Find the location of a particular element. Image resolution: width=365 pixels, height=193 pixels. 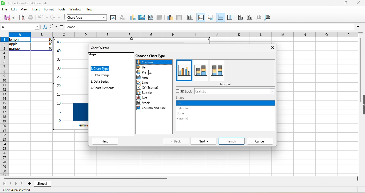

back is located at coordinates (175, 141).